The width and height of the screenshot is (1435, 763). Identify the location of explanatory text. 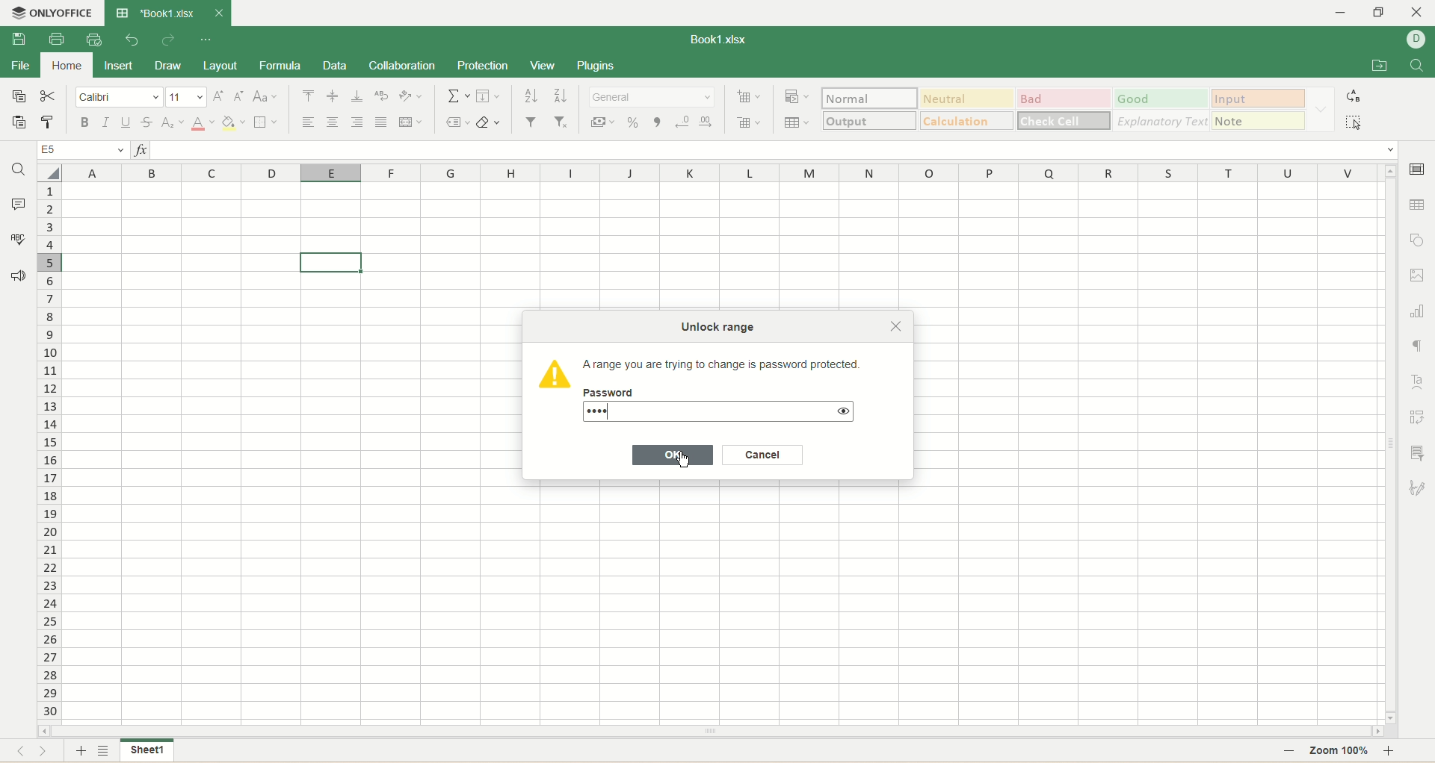
(1161, 122).